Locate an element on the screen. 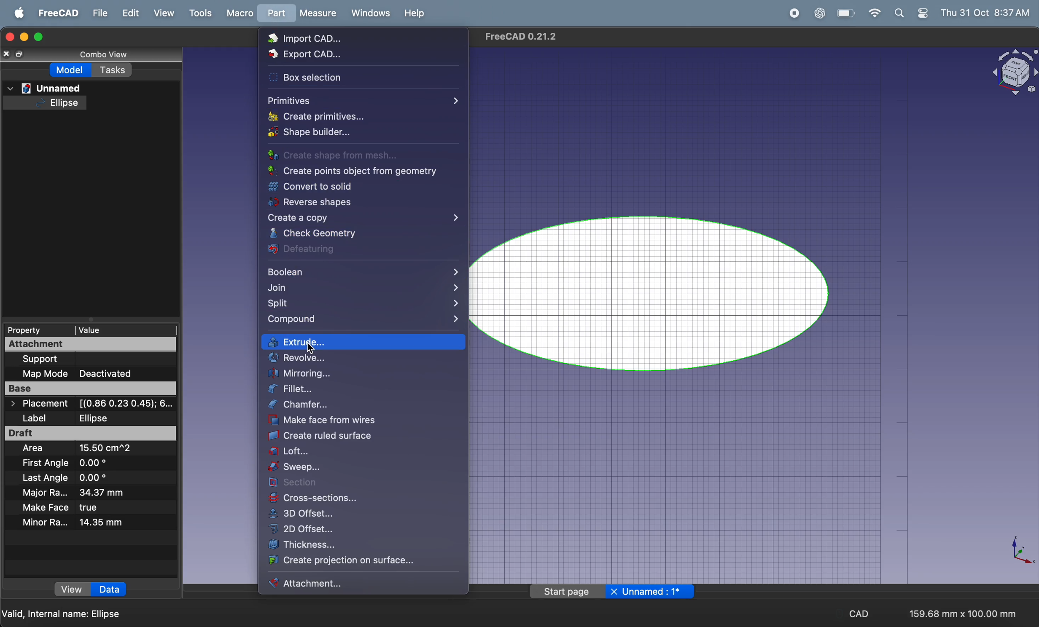  edit is located at coordinates (128, 14).